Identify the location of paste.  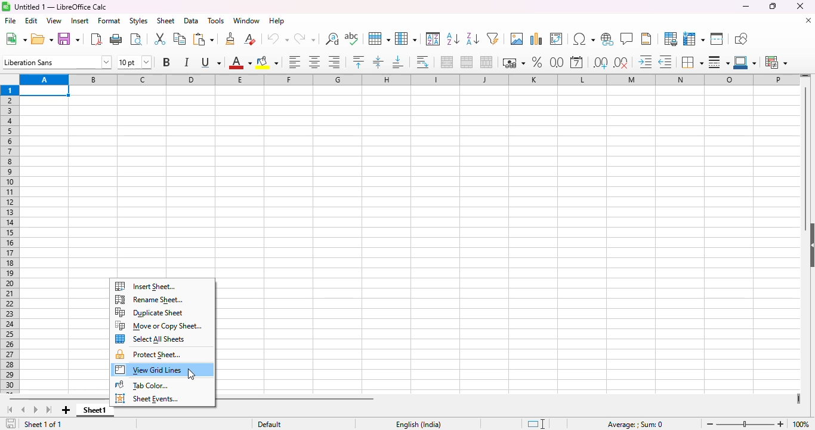
(204, 39).